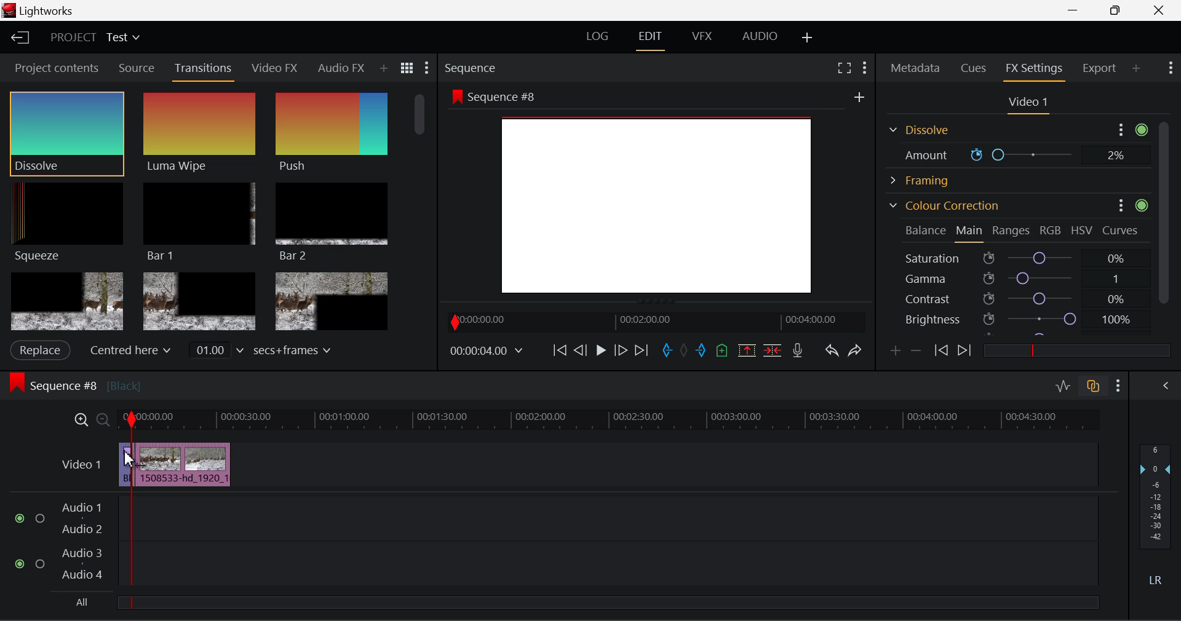  I want to click on Main Tab Open, so click(970, 230).